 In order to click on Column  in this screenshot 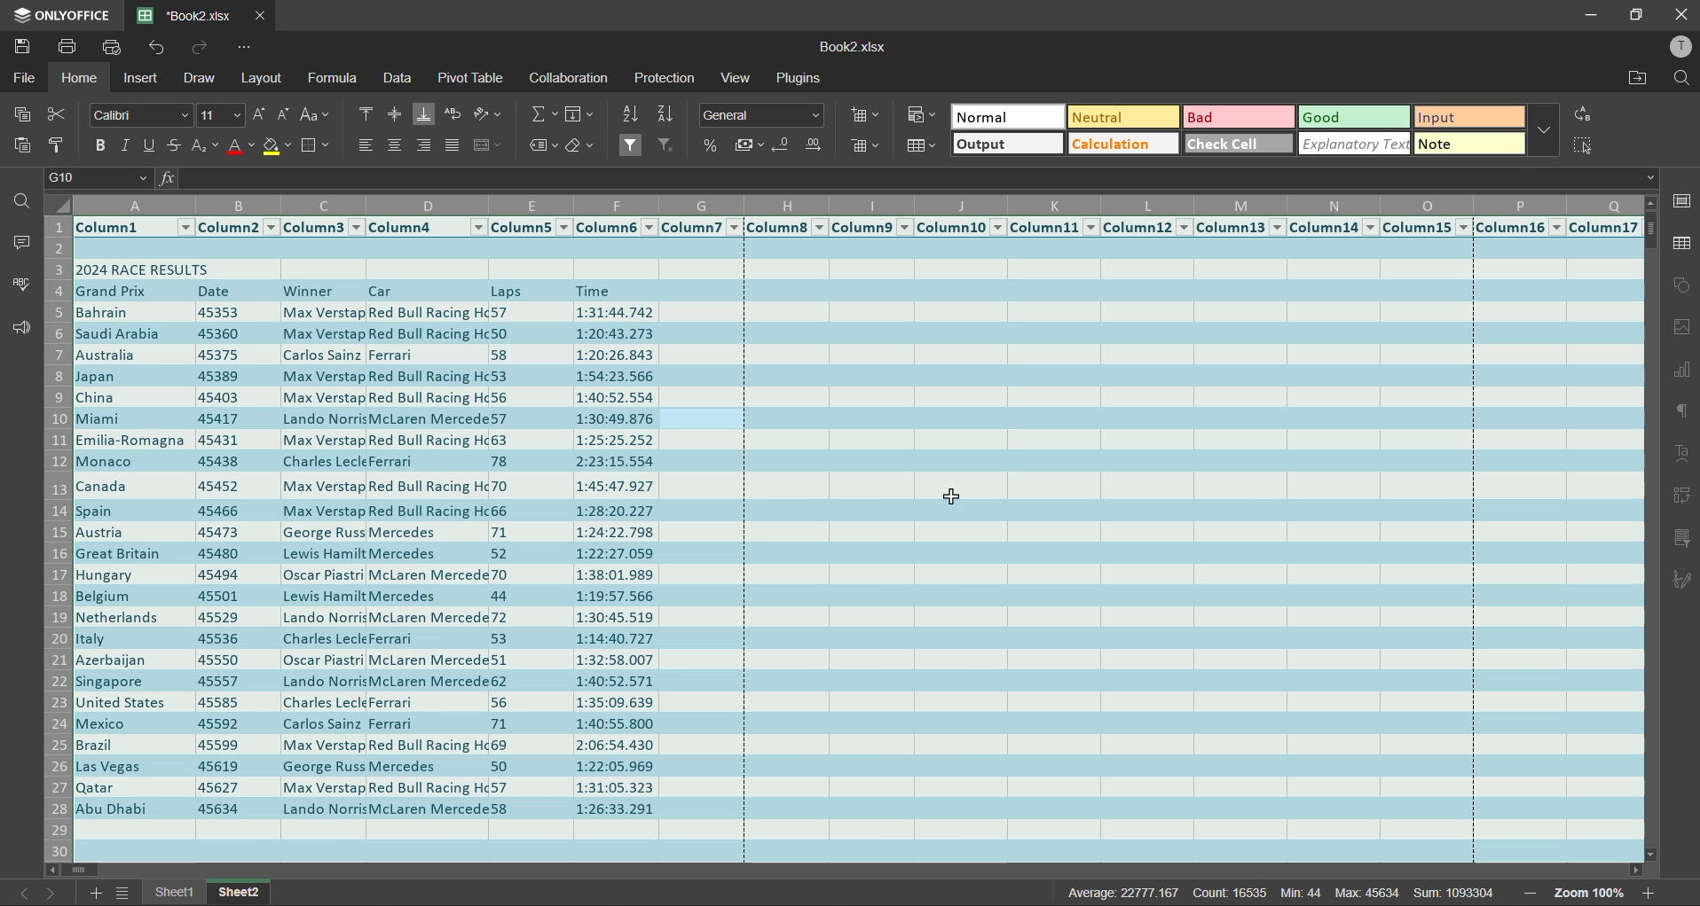, I will do `click(1148, 228)`.